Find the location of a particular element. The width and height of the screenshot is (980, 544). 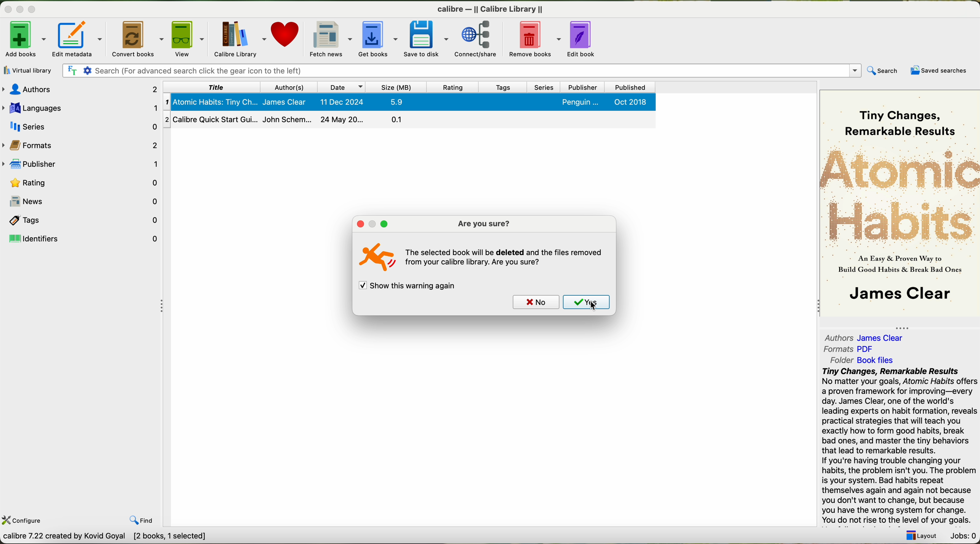

series is located at coordinates (81, 125).